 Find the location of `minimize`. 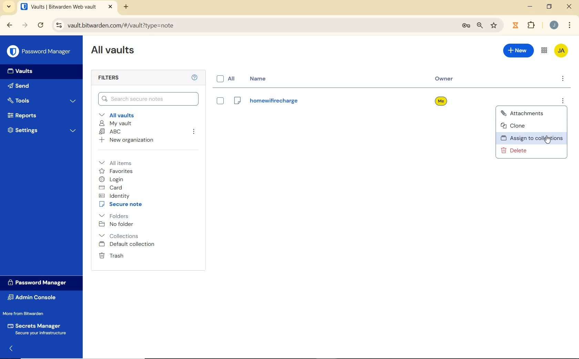

minimize is located at coordinates (530, 6).